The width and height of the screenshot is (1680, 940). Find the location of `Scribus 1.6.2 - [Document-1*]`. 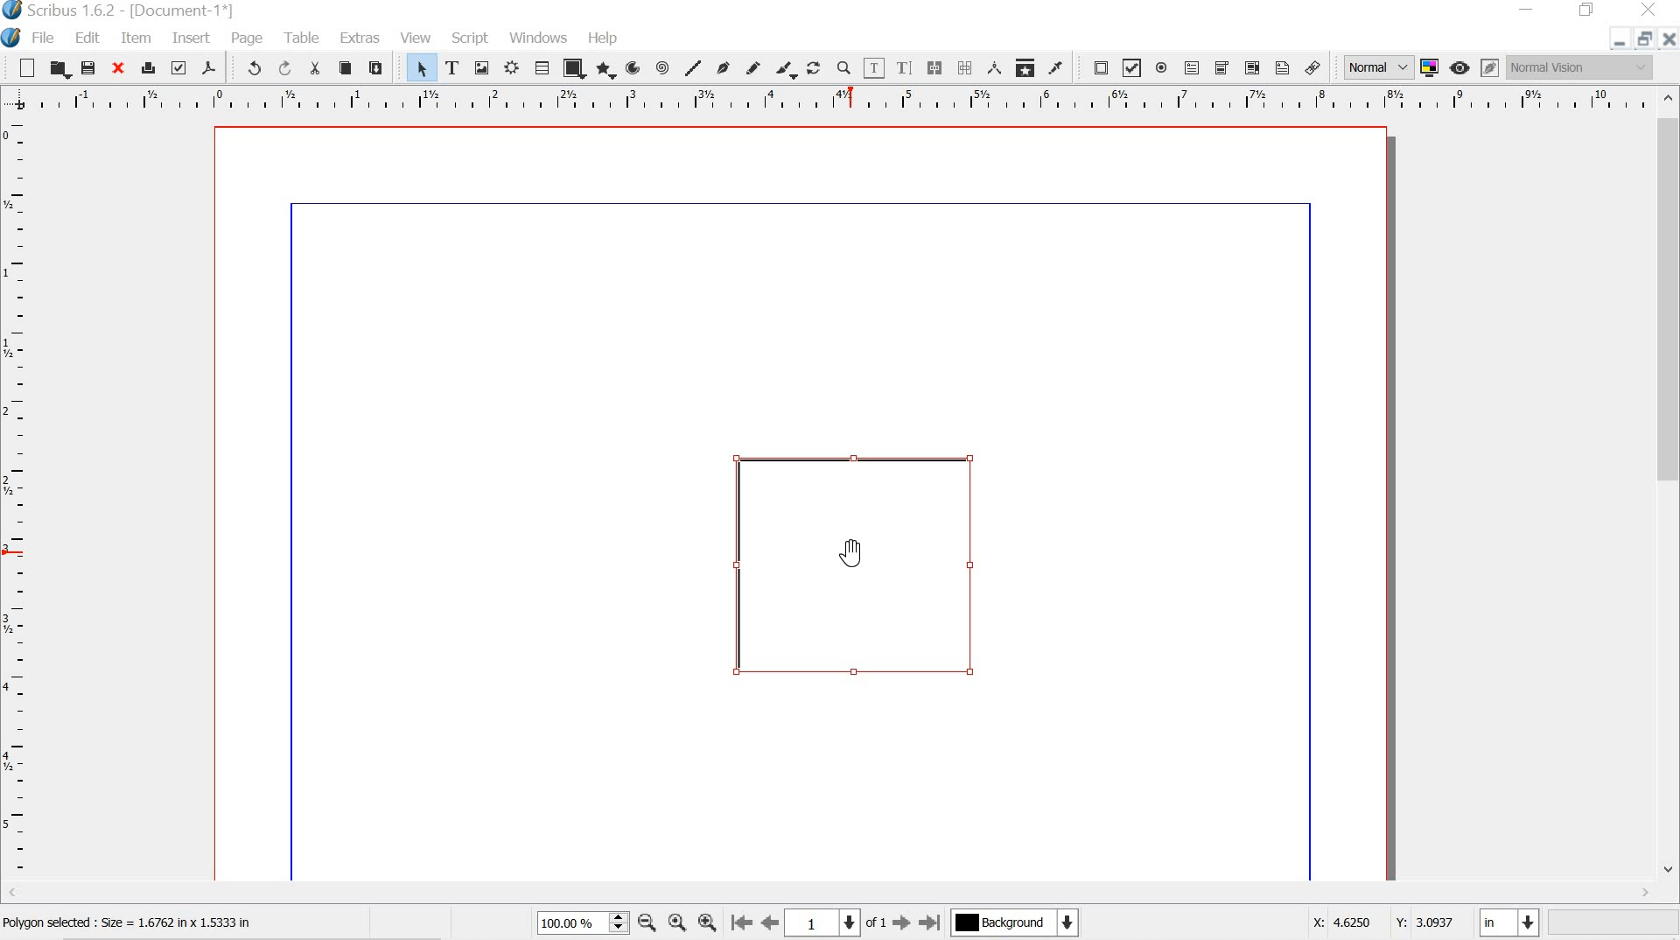

Scribus 1.6.2 - [Document-1*] is located at coordinates (132, 11).